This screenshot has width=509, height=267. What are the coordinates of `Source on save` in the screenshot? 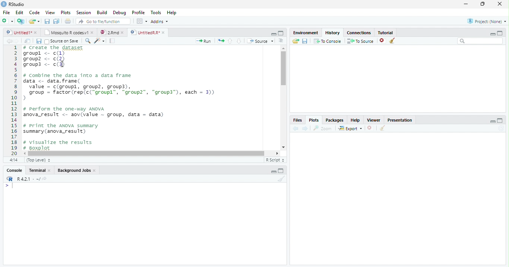 It's located at (63, 41).